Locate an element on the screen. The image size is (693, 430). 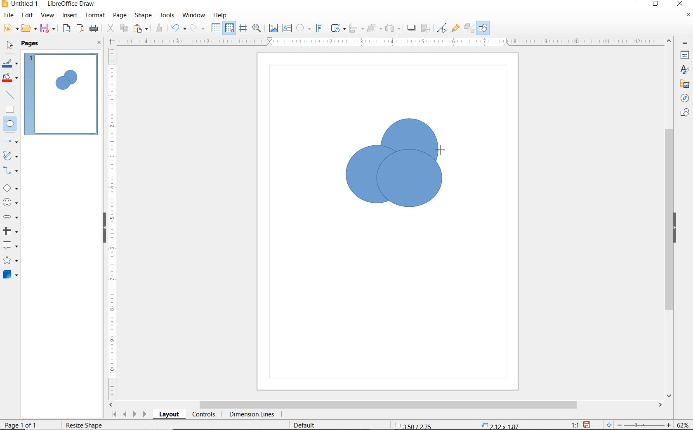
SAVE is located at coordinates (49, 28).